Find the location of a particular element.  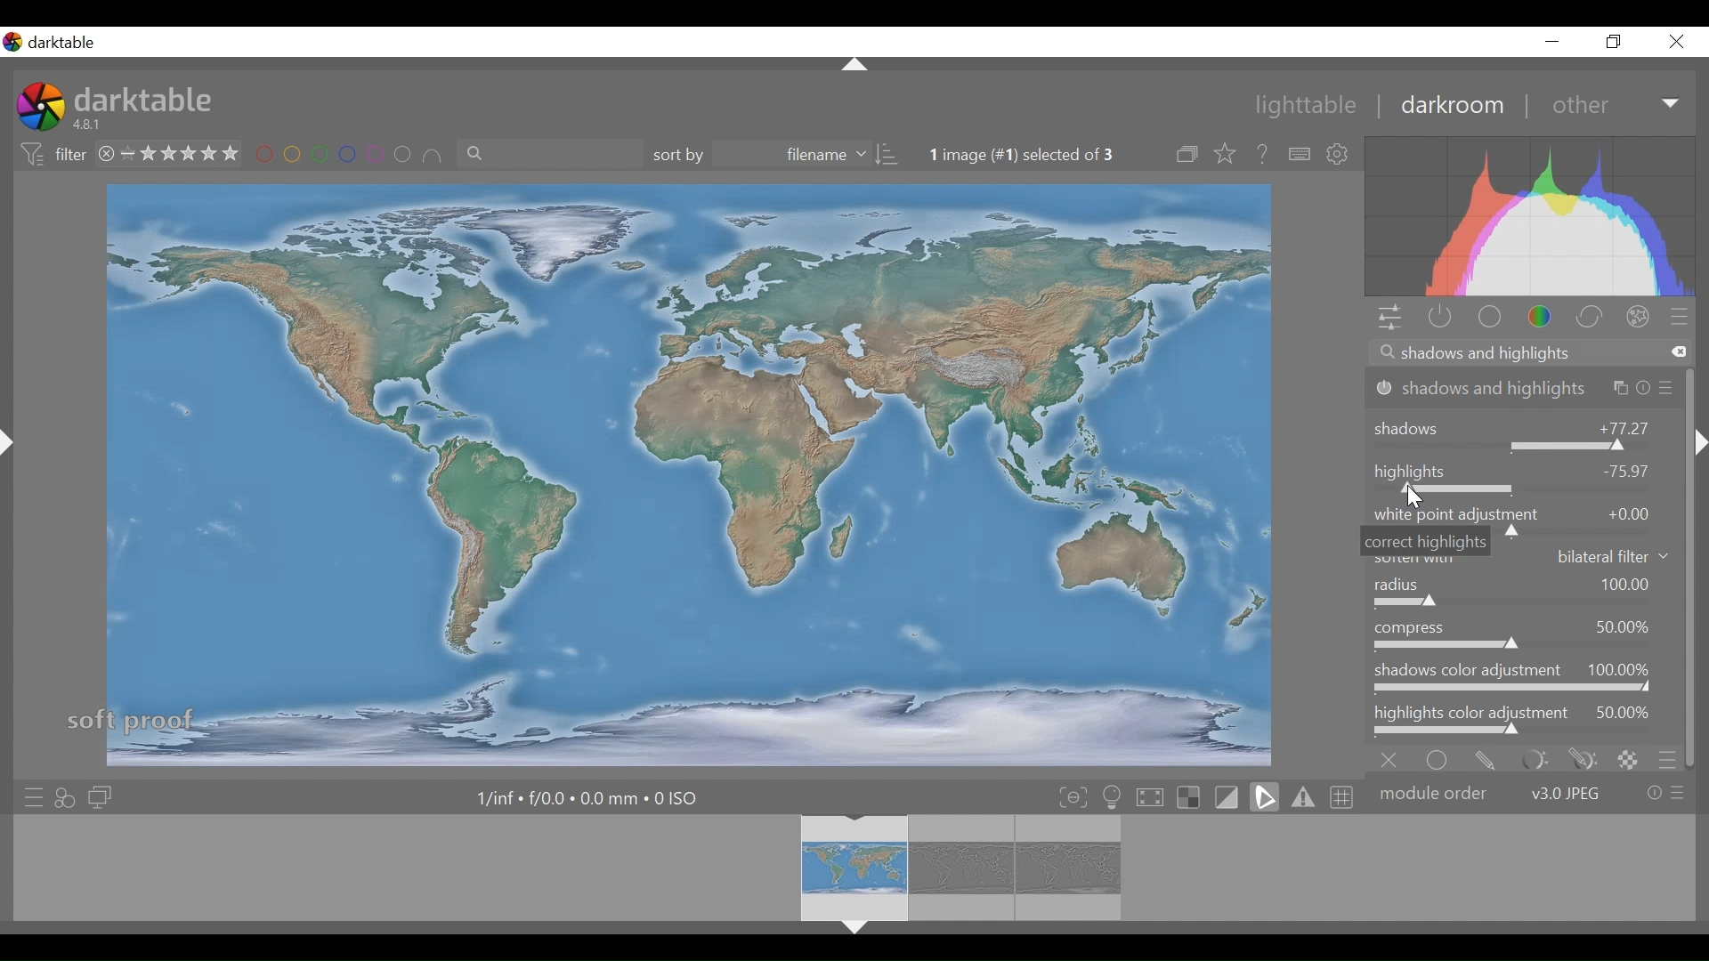

correct is located at coordinates (1591, 317).